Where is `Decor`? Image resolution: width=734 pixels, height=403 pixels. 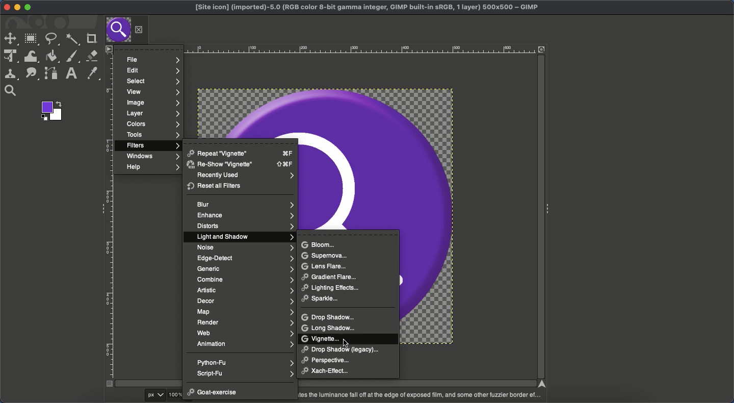 Decor is located at coordinates (245, 301).